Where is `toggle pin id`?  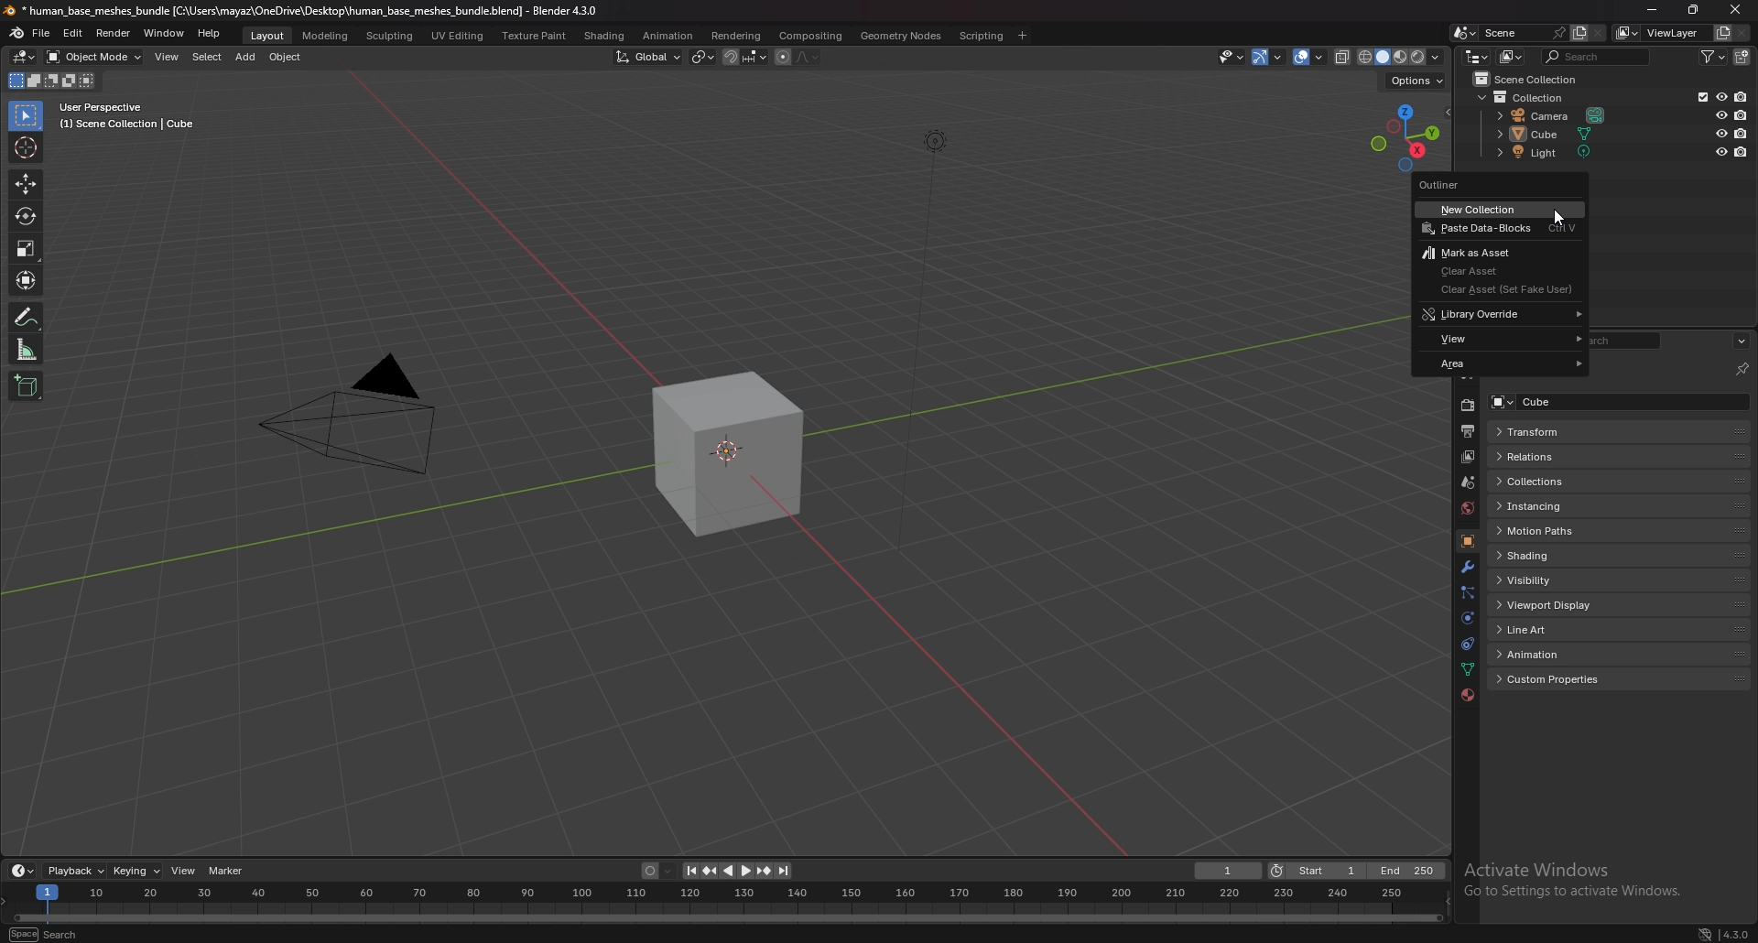 toggle pin id is located at coordinates (1742, 369).